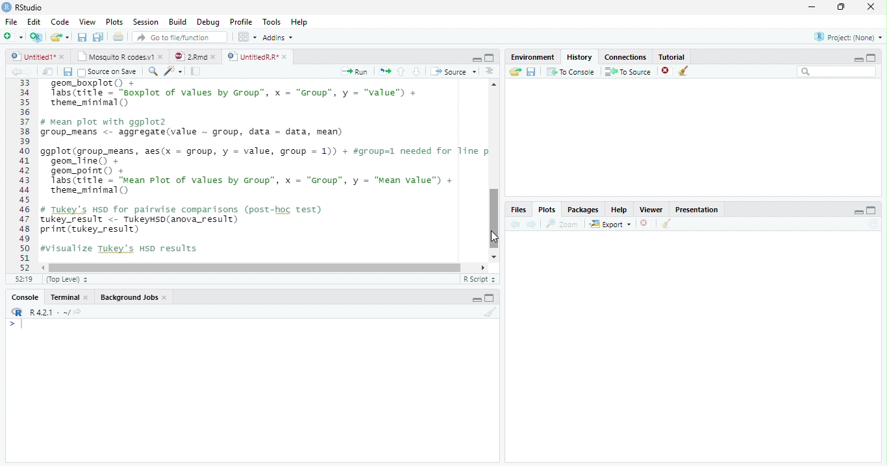 This screenshot has height=466, width=887. Describe the element at coordinates (532, 225) in the screenshot. I see `Next` at that location.